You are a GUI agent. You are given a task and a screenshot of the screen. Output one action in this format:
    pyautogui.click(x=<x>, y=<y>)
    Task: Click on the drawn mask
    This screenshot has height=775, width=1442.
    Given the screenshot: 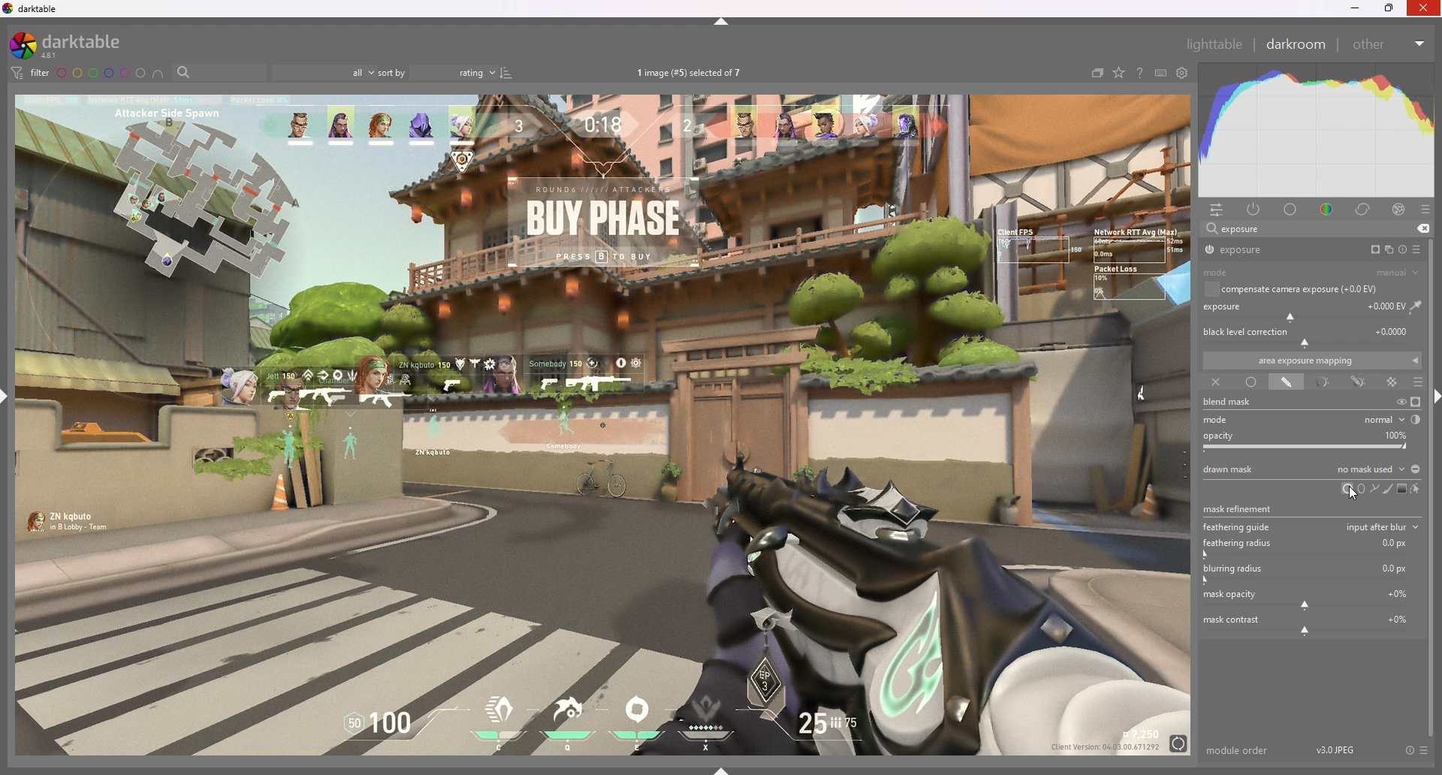 What is the action you would take?
    pyautogui.click(x=1311, y=469)
    